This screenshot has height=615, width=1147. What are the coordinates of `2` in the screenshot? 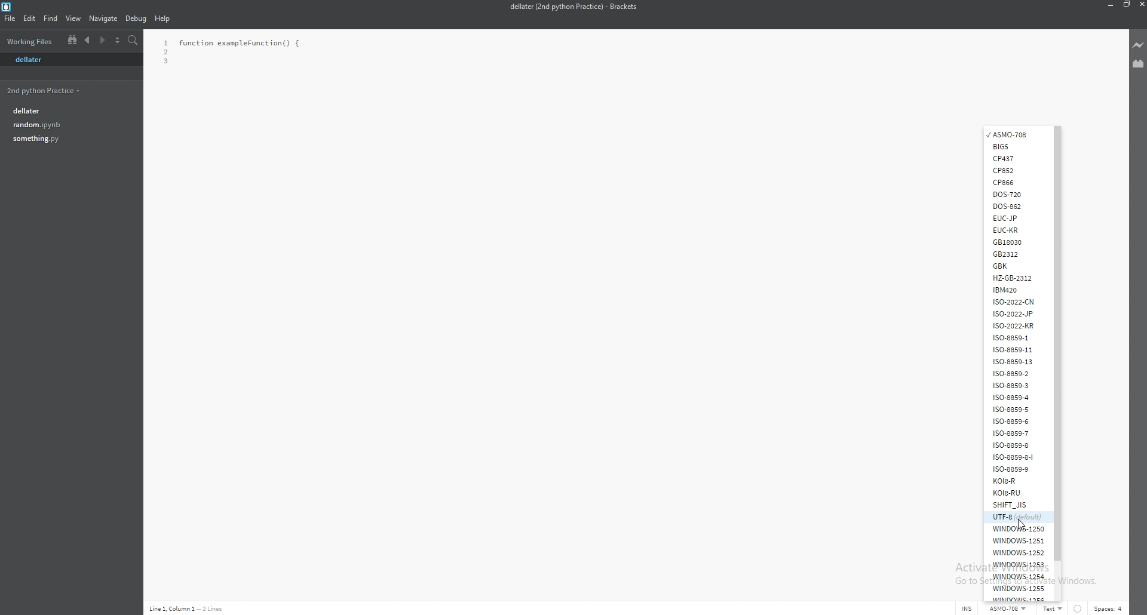 It's located at (166, 53).